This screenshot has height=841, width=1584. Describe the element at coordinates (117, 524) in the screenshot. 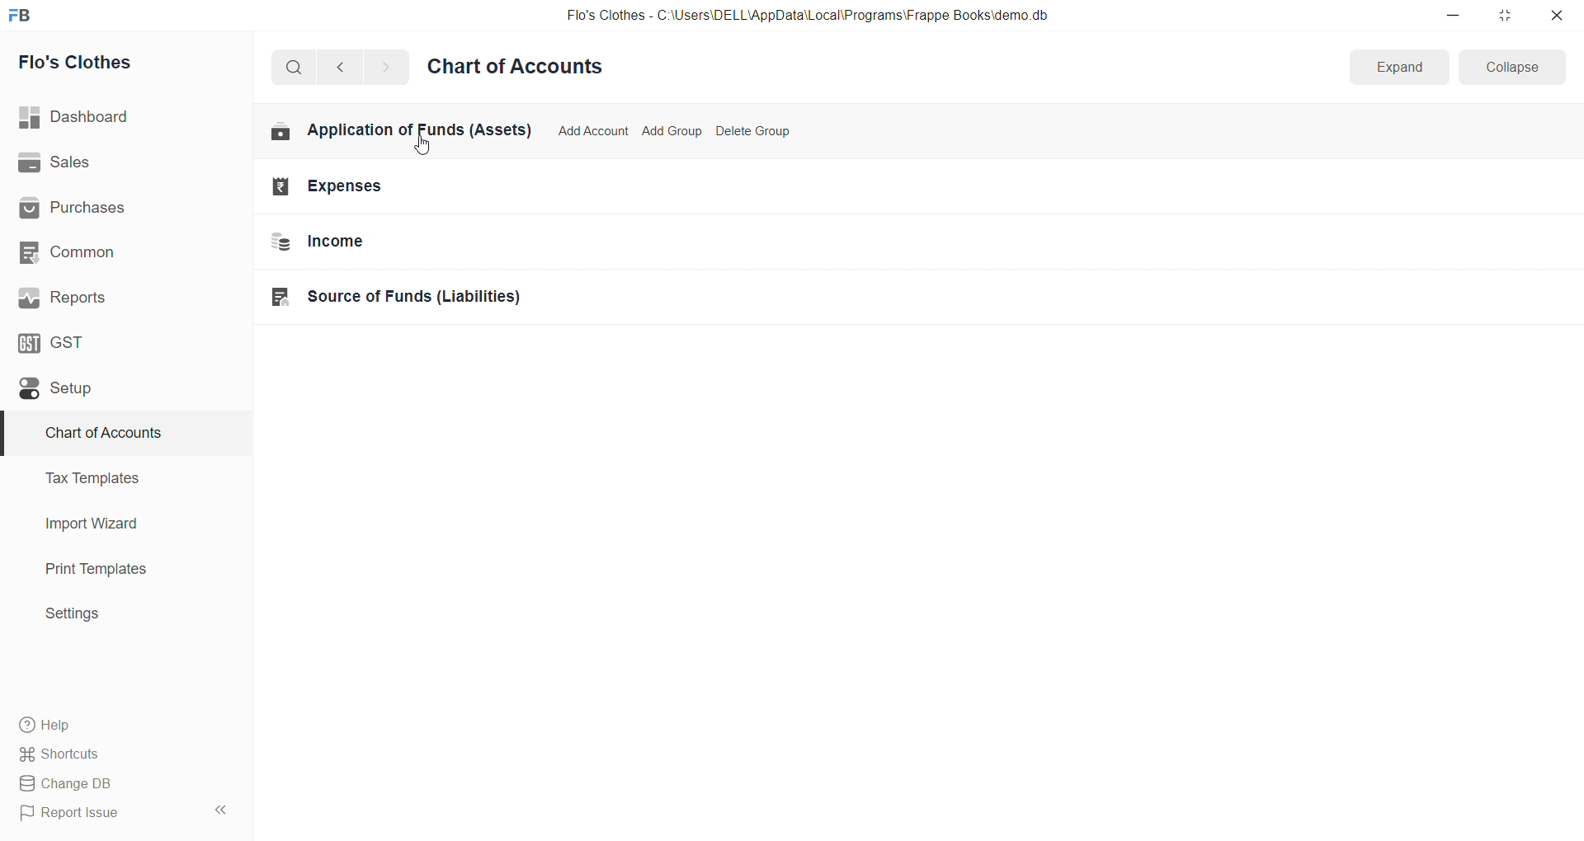

I see `Import Wizard` at that location.